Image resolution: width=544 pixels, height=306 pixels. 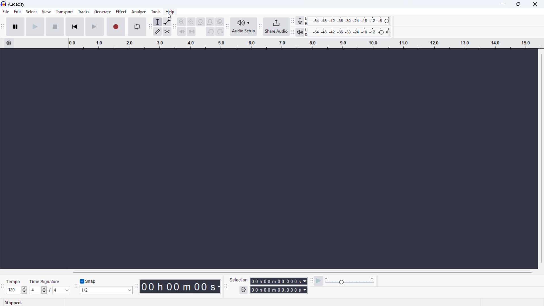 I want to click on analyze, so click(x=139, y=12).